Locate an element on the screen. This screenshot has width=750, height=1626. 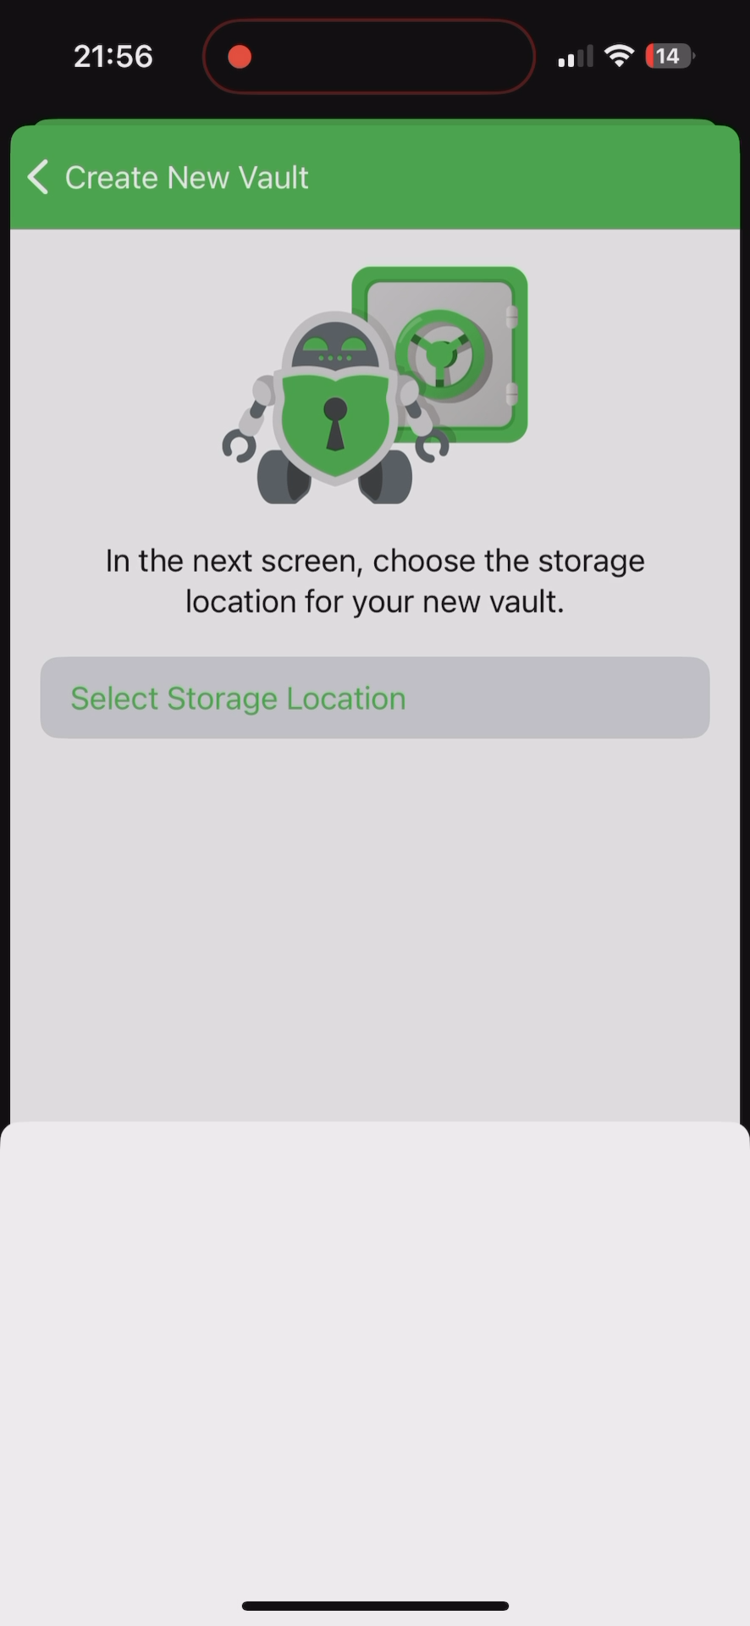
21:56 is located at coordinates (111, 59).